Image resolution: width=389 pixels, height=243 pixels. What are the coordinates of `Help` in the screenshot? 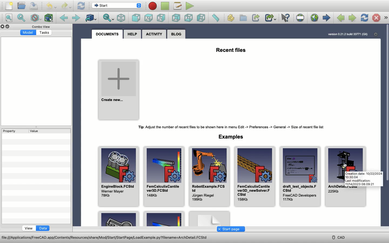 It's located at (131, 34).